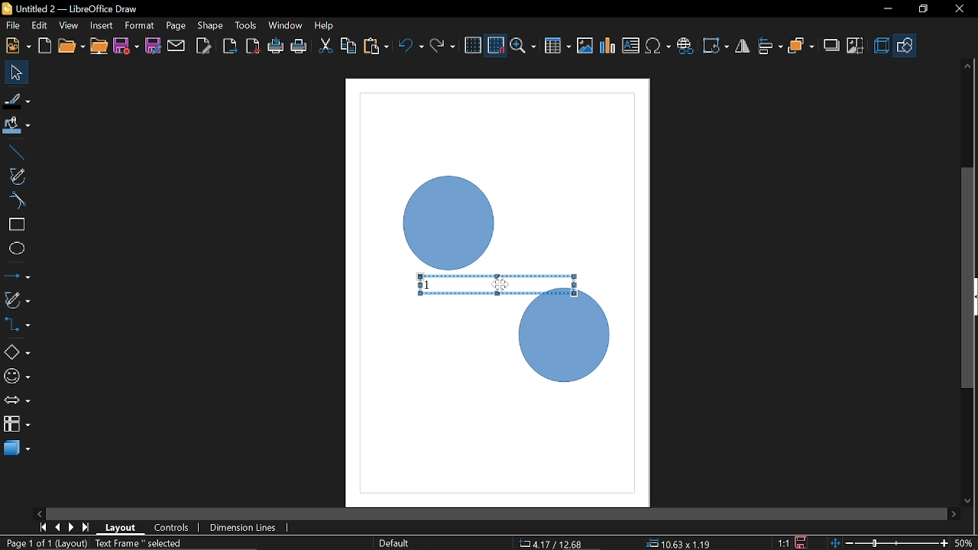  I want to click on Edit, so click(40, 26).